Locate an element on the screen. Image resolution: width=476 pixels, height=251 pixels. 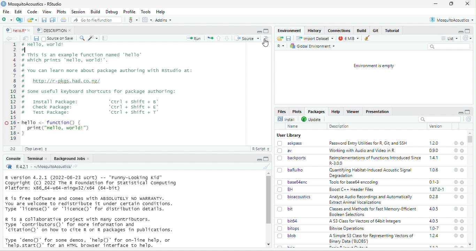
close is located at coordinates (462, 143).